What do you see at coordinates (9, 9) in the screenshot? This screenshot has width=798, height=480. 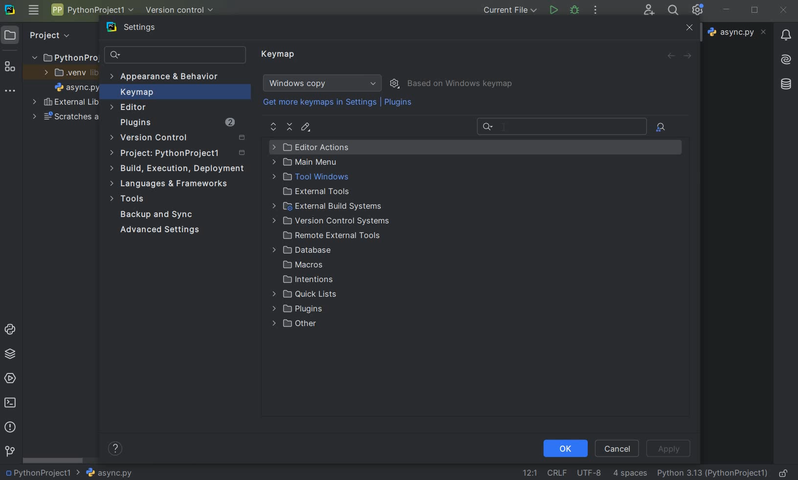 I see `system logo` at bounding box center [9, 9].